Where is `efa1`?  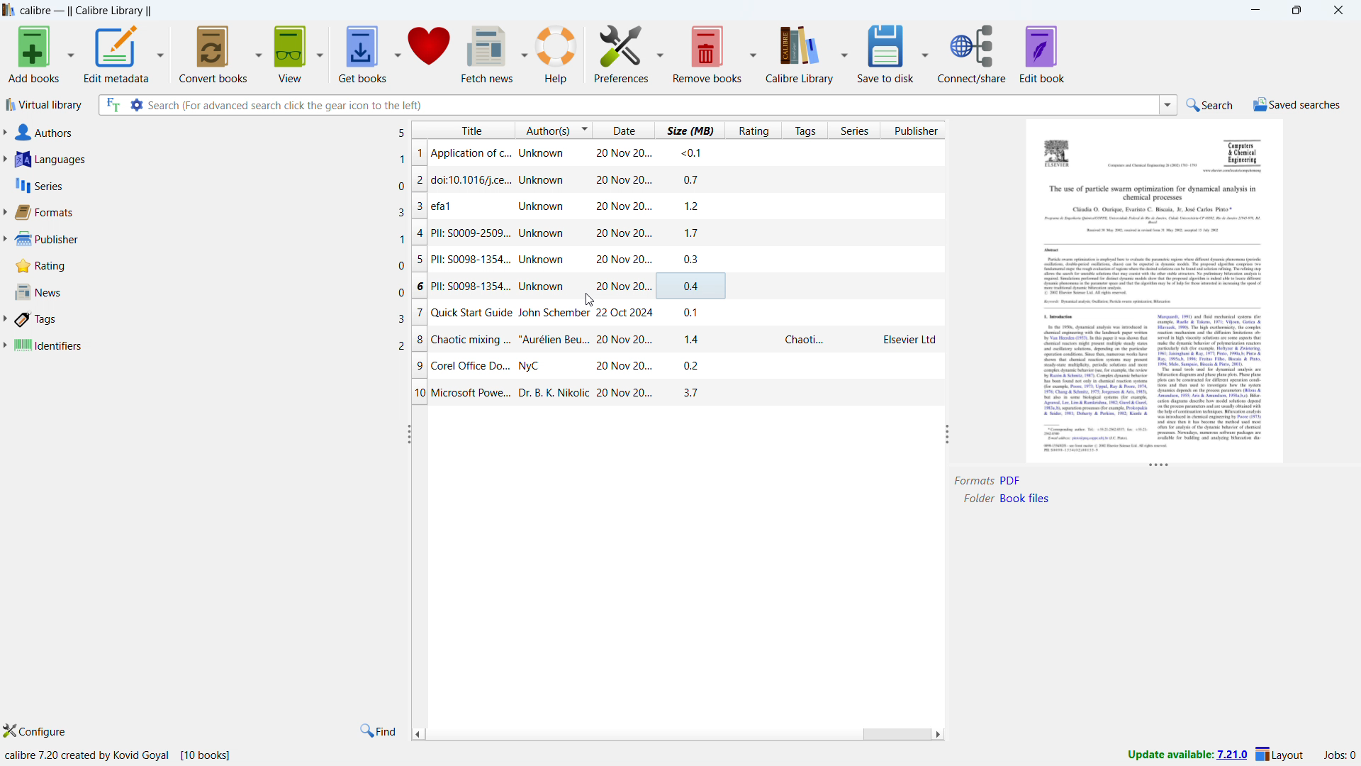
efa1 is located at coordinates (683, 208).